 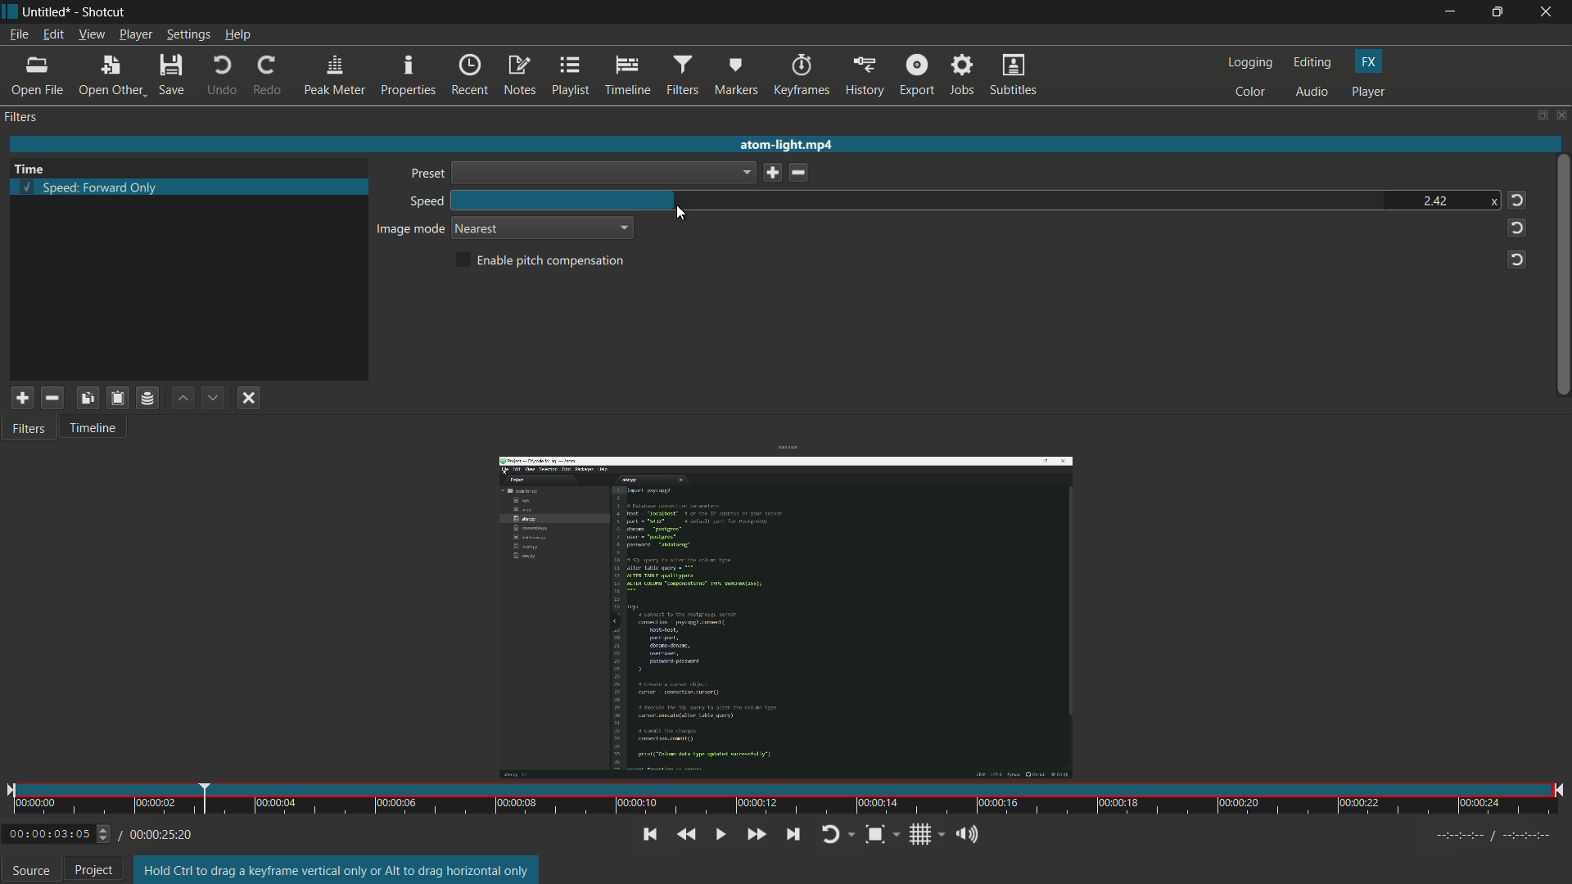 I want to click on change layout, so click(x=1539, y=115).